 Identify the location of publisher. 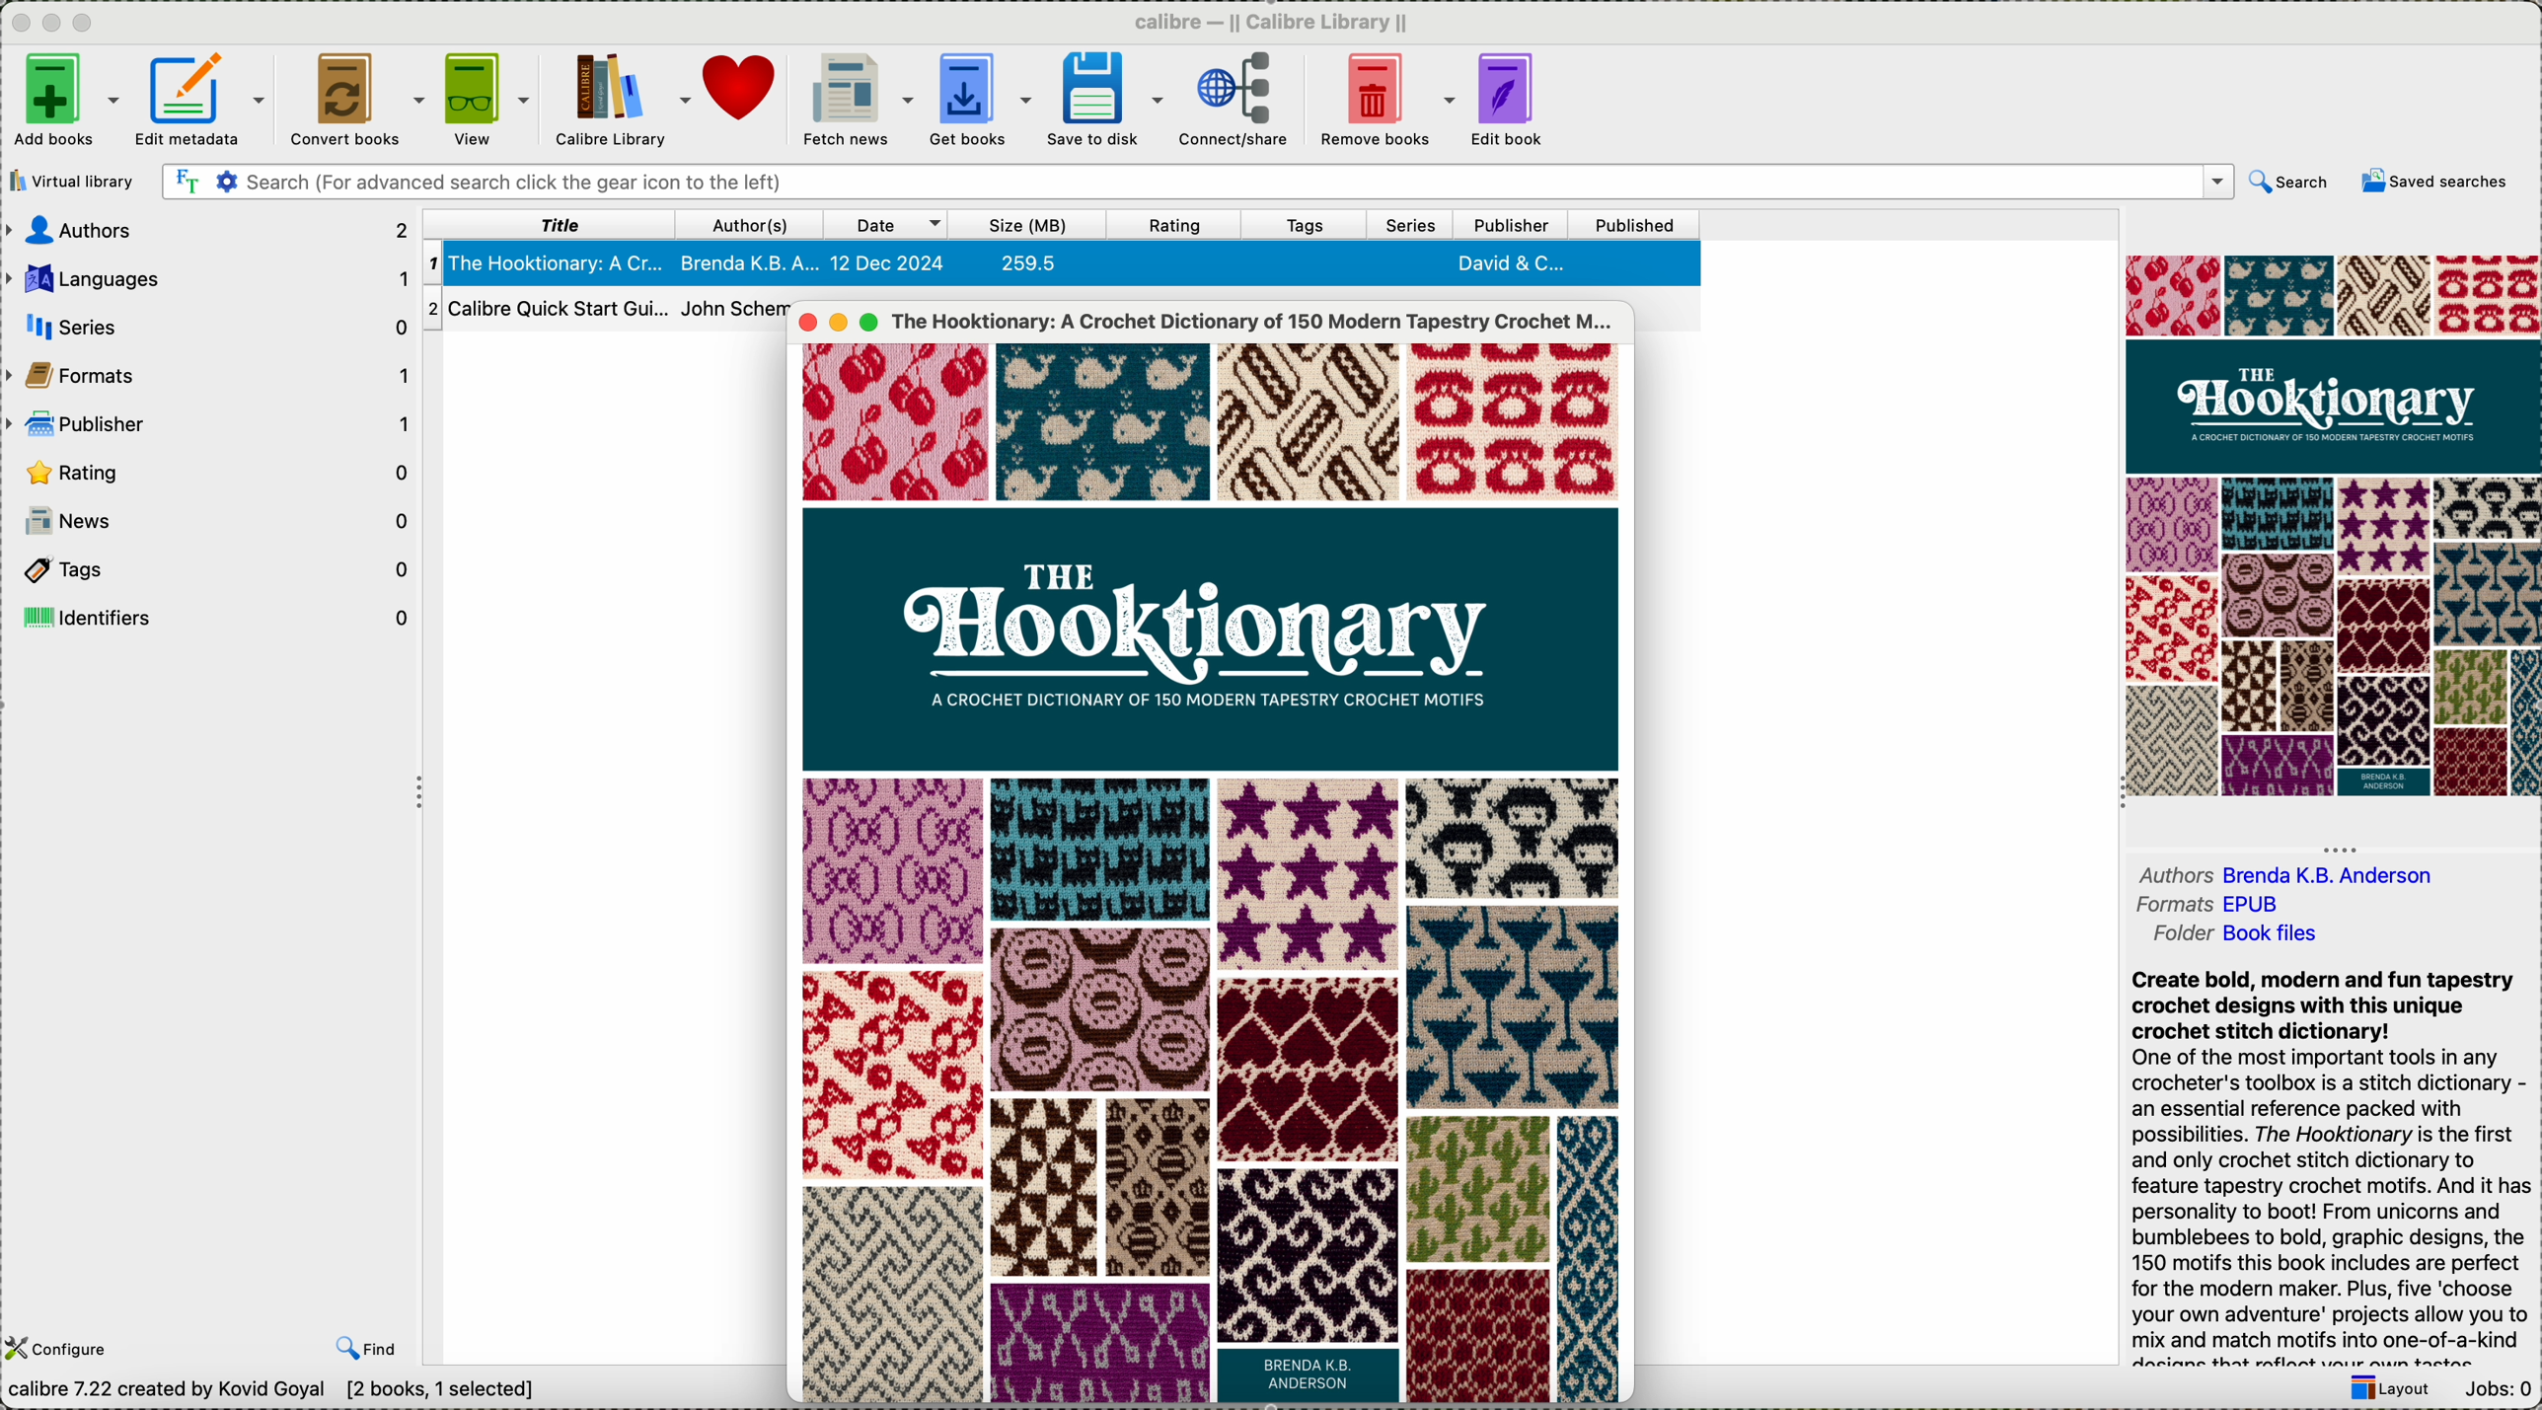
(1509, 223).